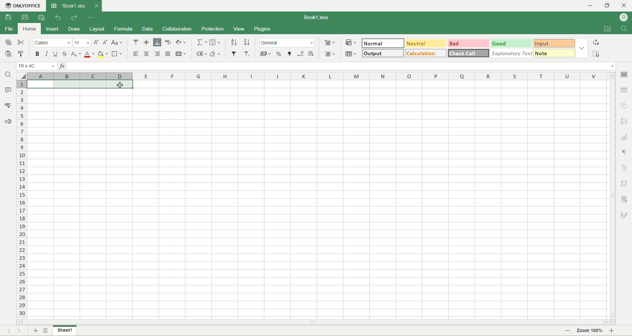  I want to click on font name, so click(52, 43).